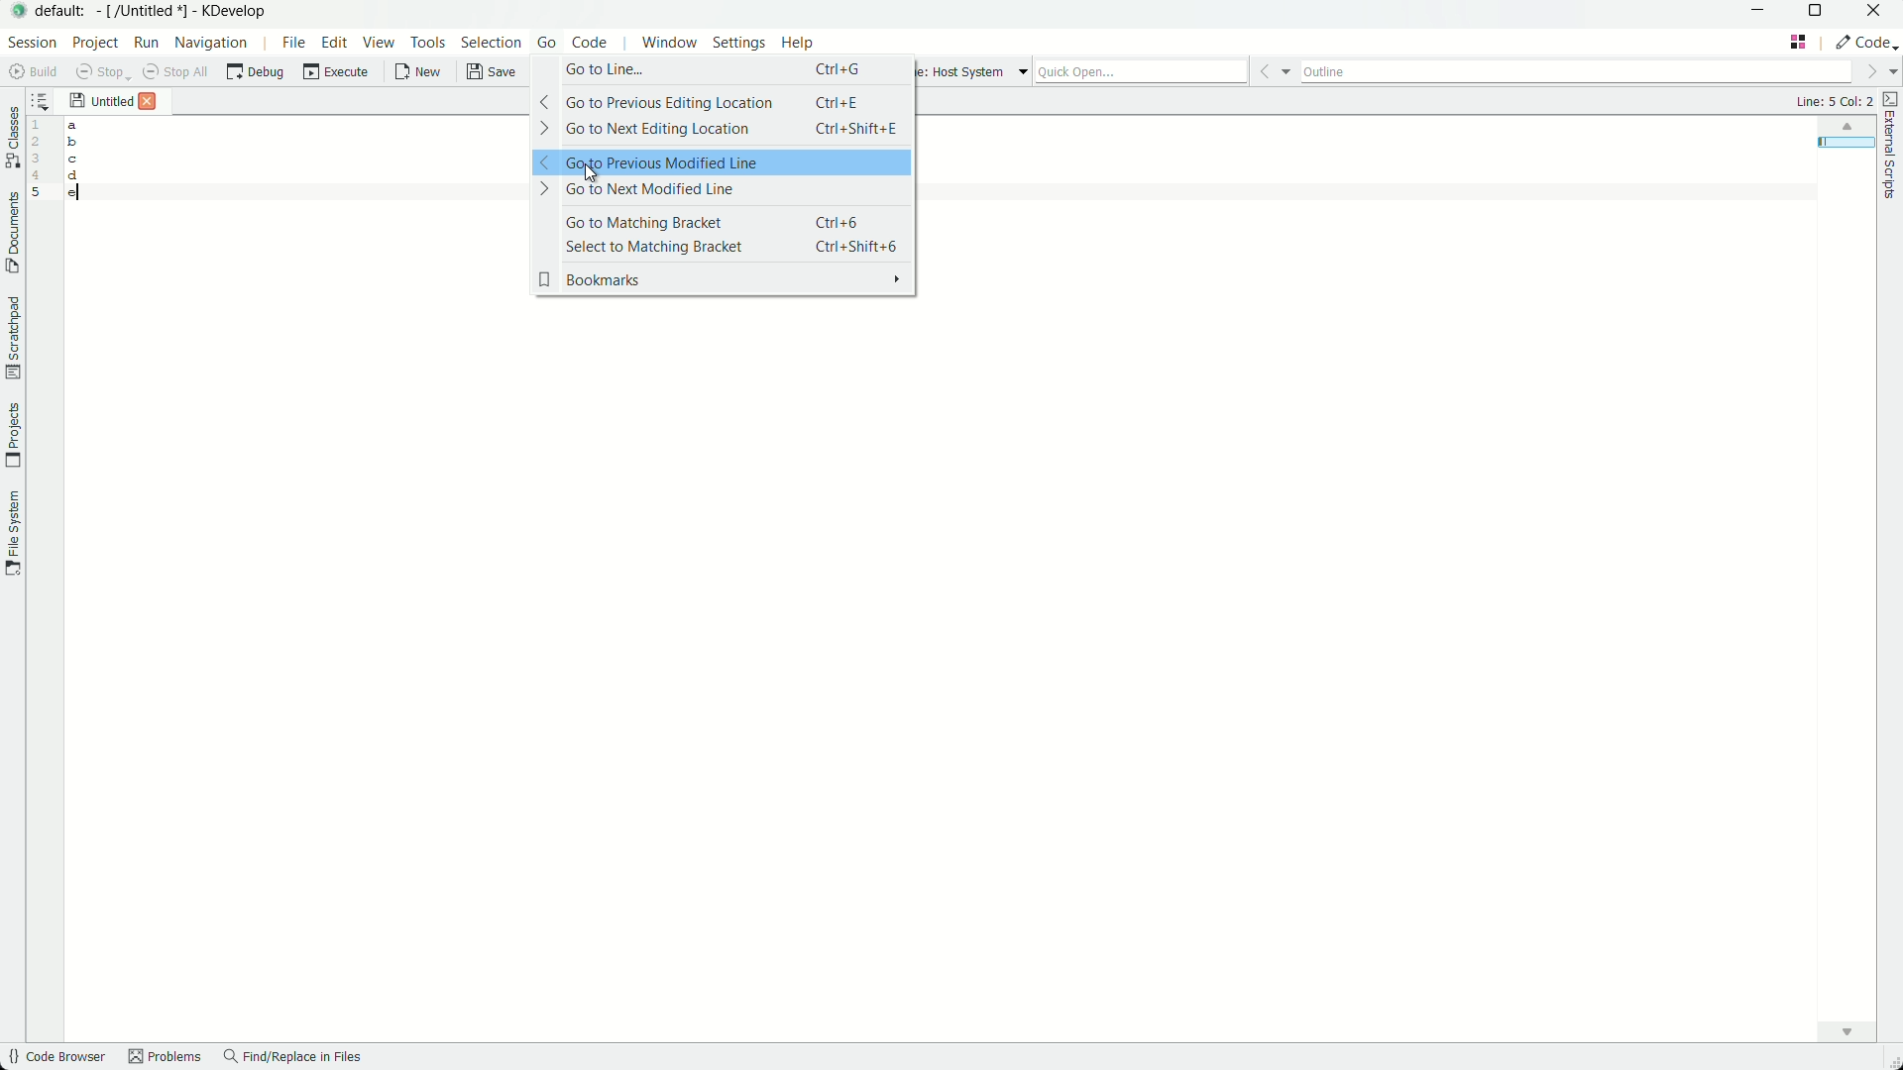 The height and width of the screenshot is (1070, 1903). Describe the element at coordinates (1798, 41) in the screenshot. I see `edit layout` at that location.